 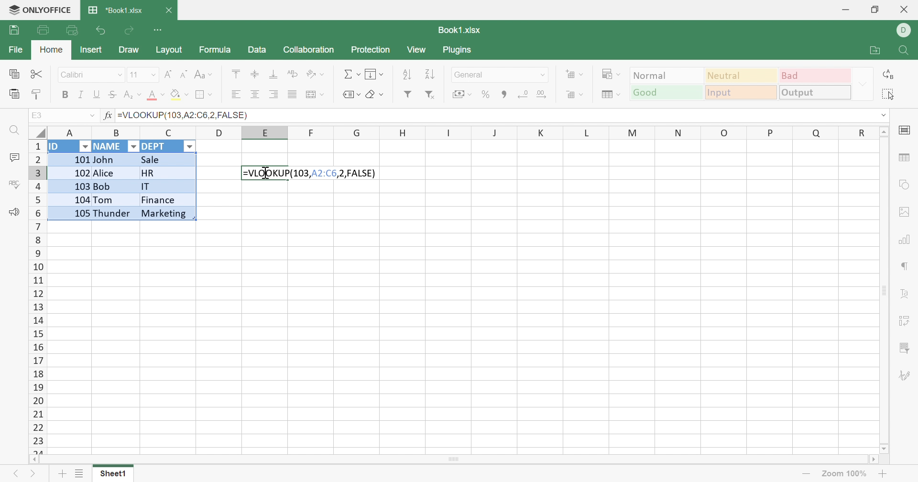 I want to click on table settings, so click(x=905, y=158).